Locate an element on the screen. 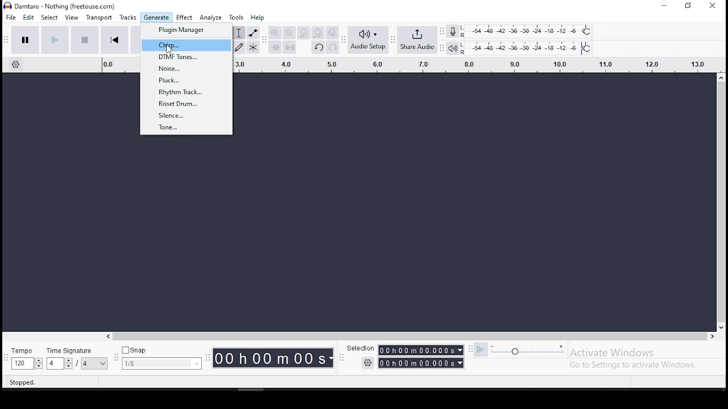  dtmf tones is located at coordinates (186, 56).